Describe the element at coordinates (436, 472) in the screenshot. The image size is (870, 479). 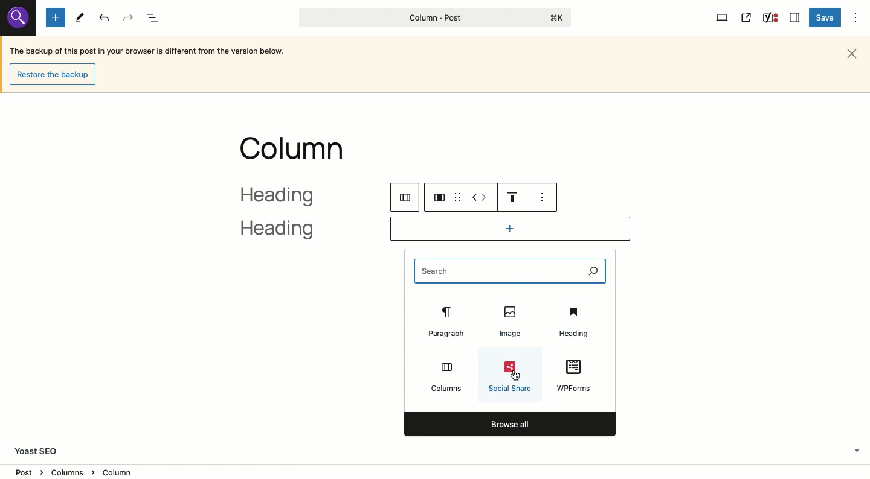
I see `Location` at that location.